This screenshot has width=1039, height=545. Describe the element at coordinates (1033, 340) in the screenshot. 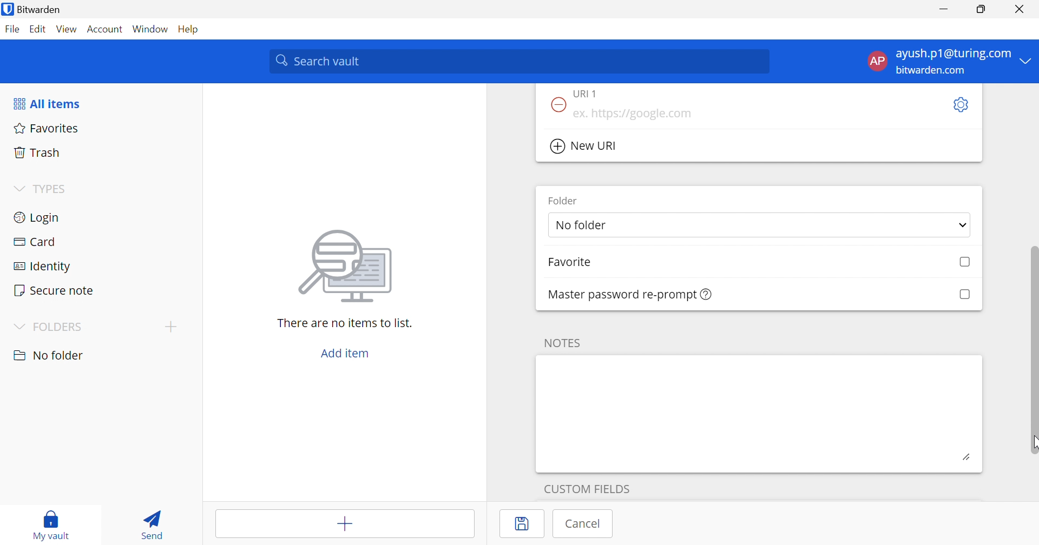

I see `Scroll Bar` at that location.